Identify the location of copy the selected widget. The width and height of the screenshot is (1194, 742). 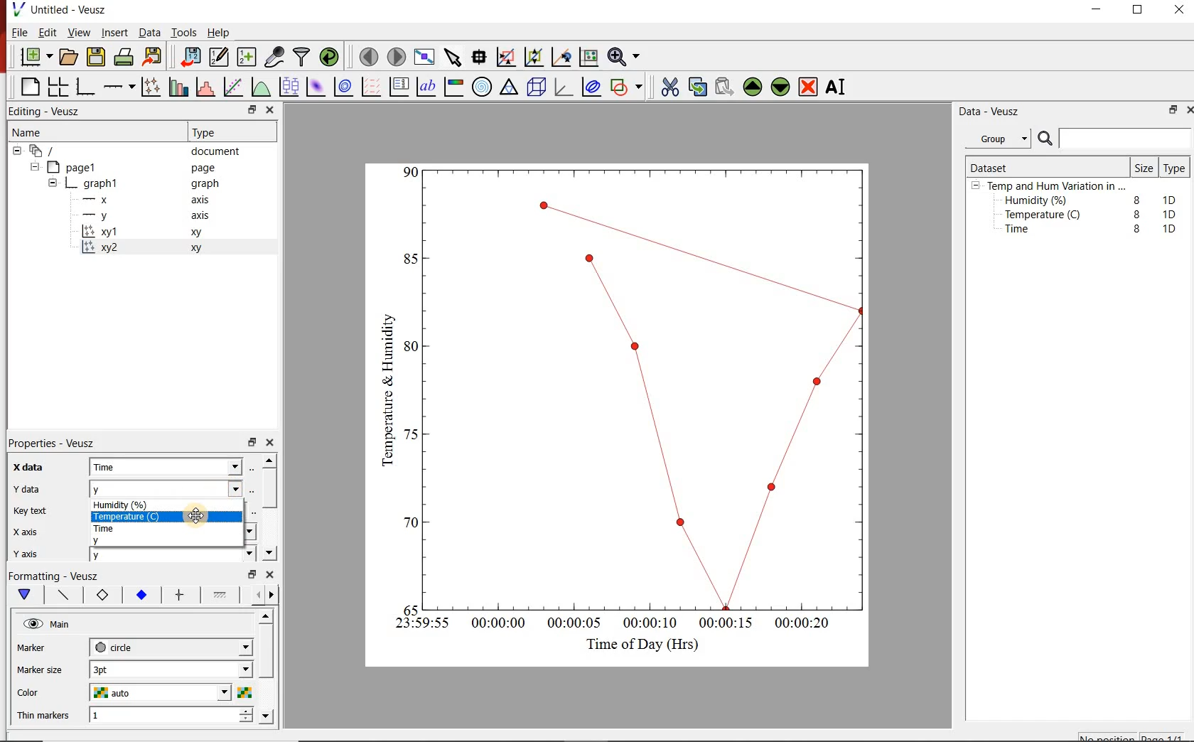
(697, 87).